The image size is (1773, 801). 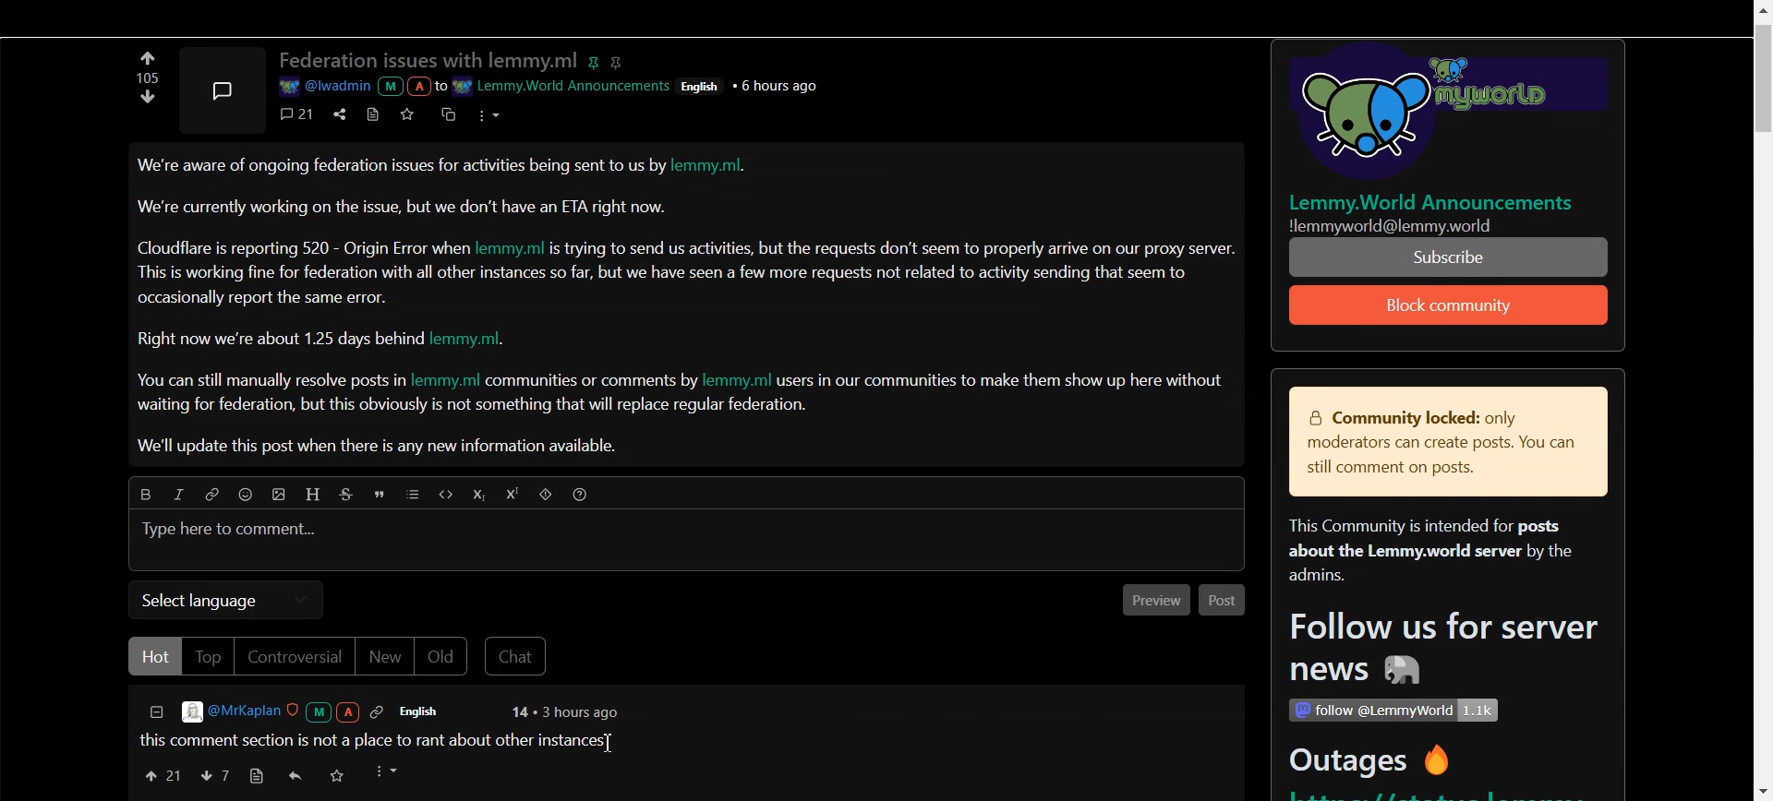 What do you see at coordinates (718, 168) in the screenshot?
I see `lemmy.ml.` at bounding box center [718, 168].